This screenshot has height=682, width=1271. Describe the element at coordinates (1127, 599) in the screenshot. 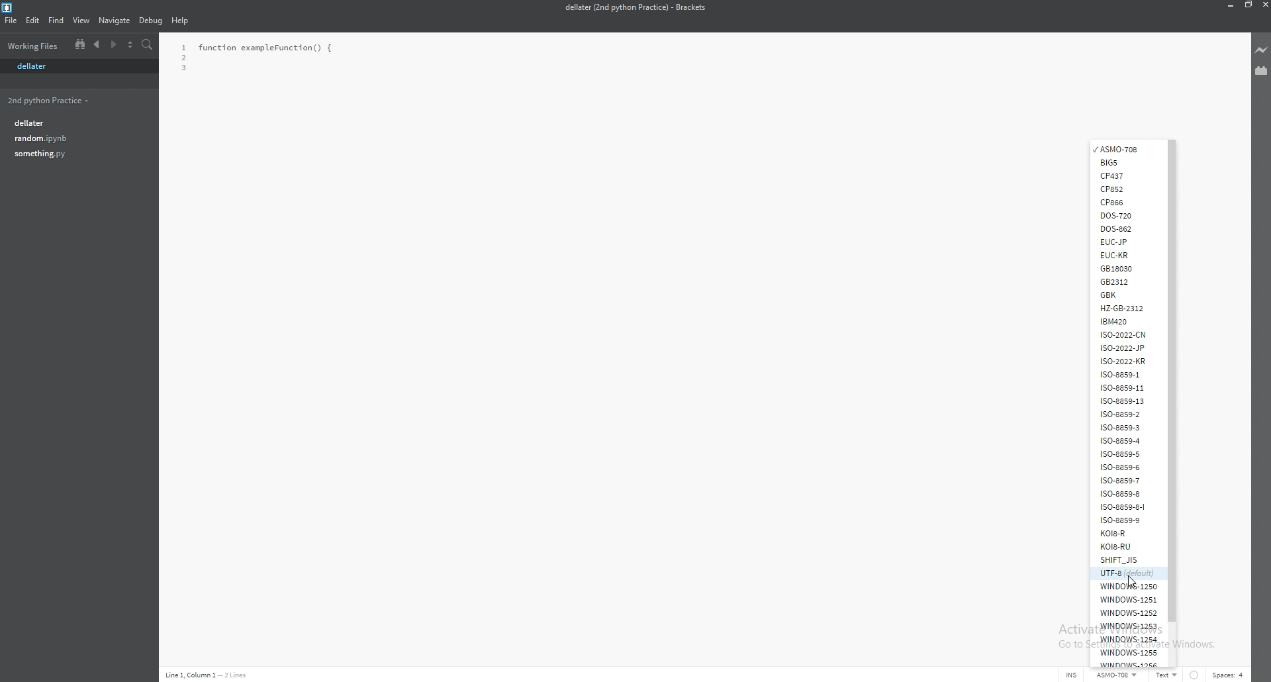

I see `windows-1251` at that location.